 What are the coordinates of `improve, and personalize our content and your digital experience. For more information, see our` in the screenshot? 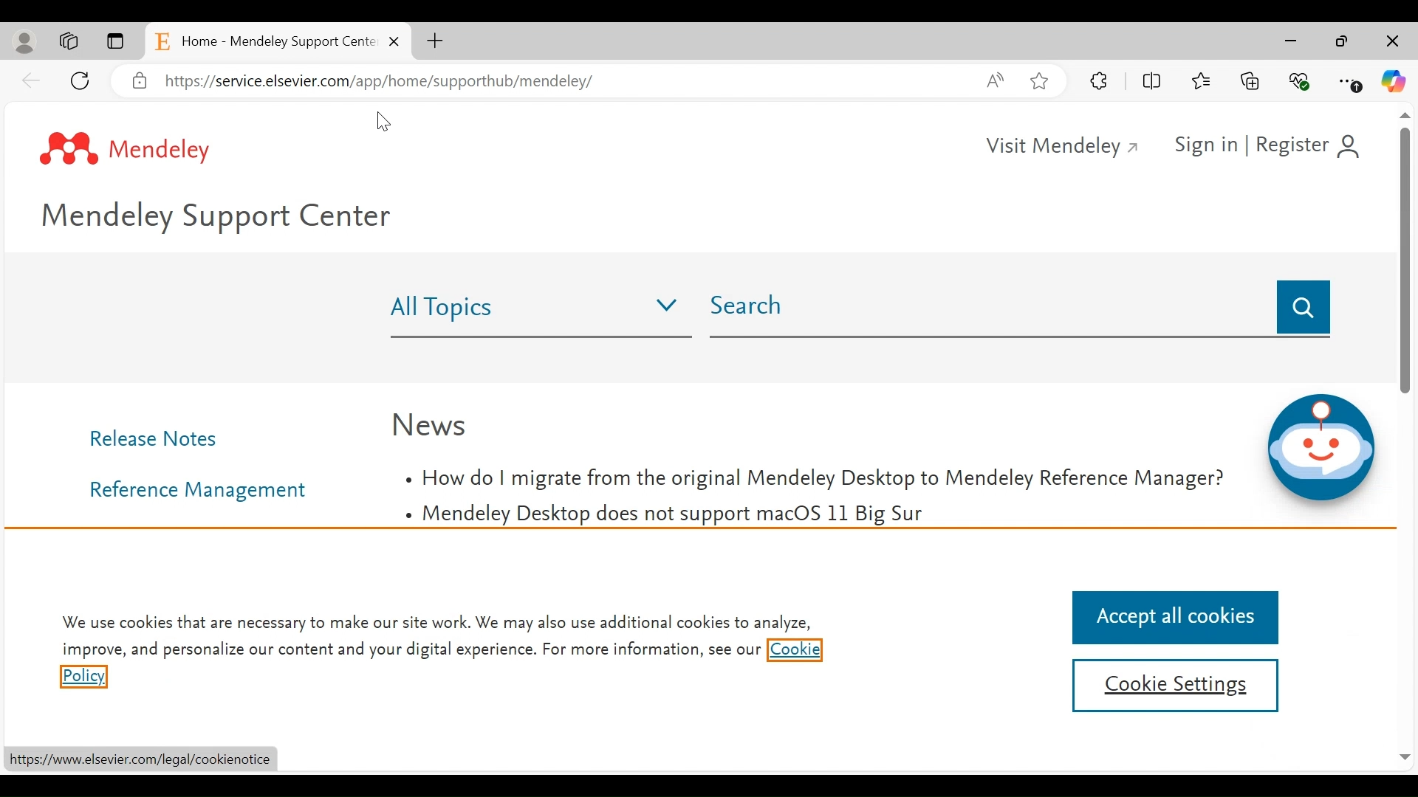 It's located at (410, 651).